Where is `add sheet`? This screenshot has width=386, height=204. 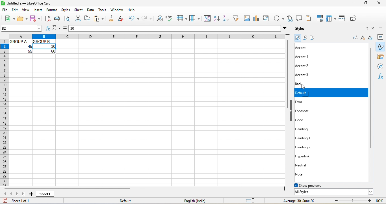 add sheet is located at coordinates (31, 194).